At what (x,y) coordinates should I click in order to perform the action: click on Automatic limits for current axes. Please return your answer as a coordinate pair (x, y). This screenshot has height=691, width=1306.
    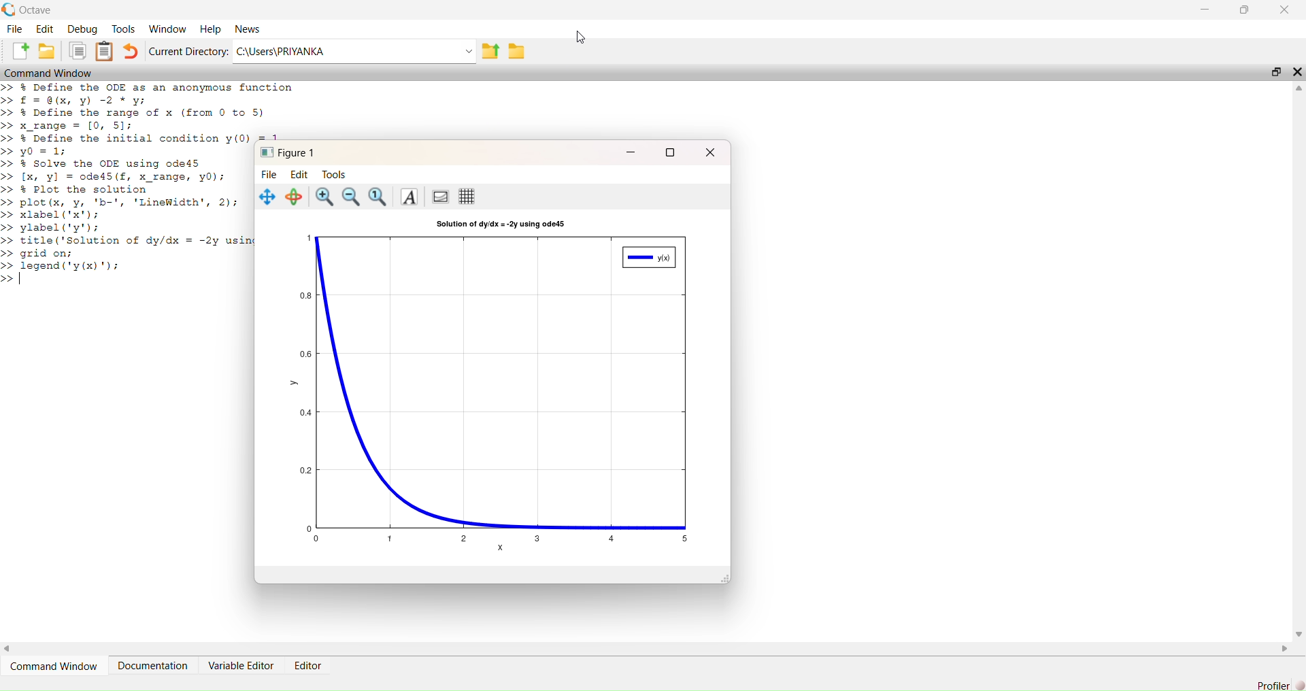
    Looking at the image, I should click on (378, 197).